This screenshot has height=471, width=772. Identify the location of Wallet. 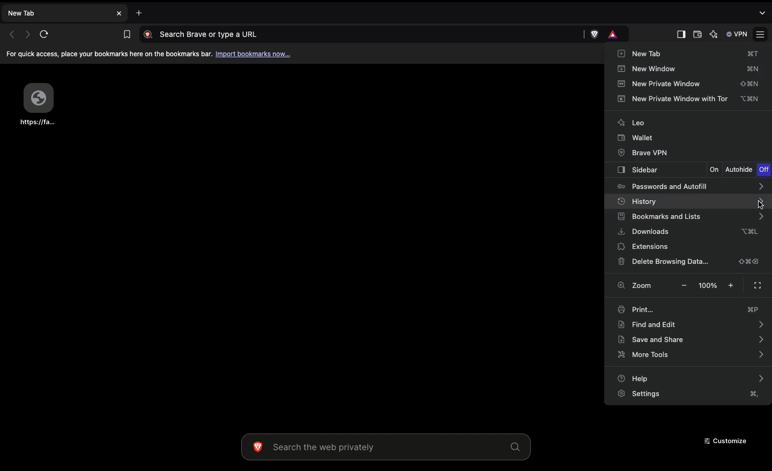
(696, 35).